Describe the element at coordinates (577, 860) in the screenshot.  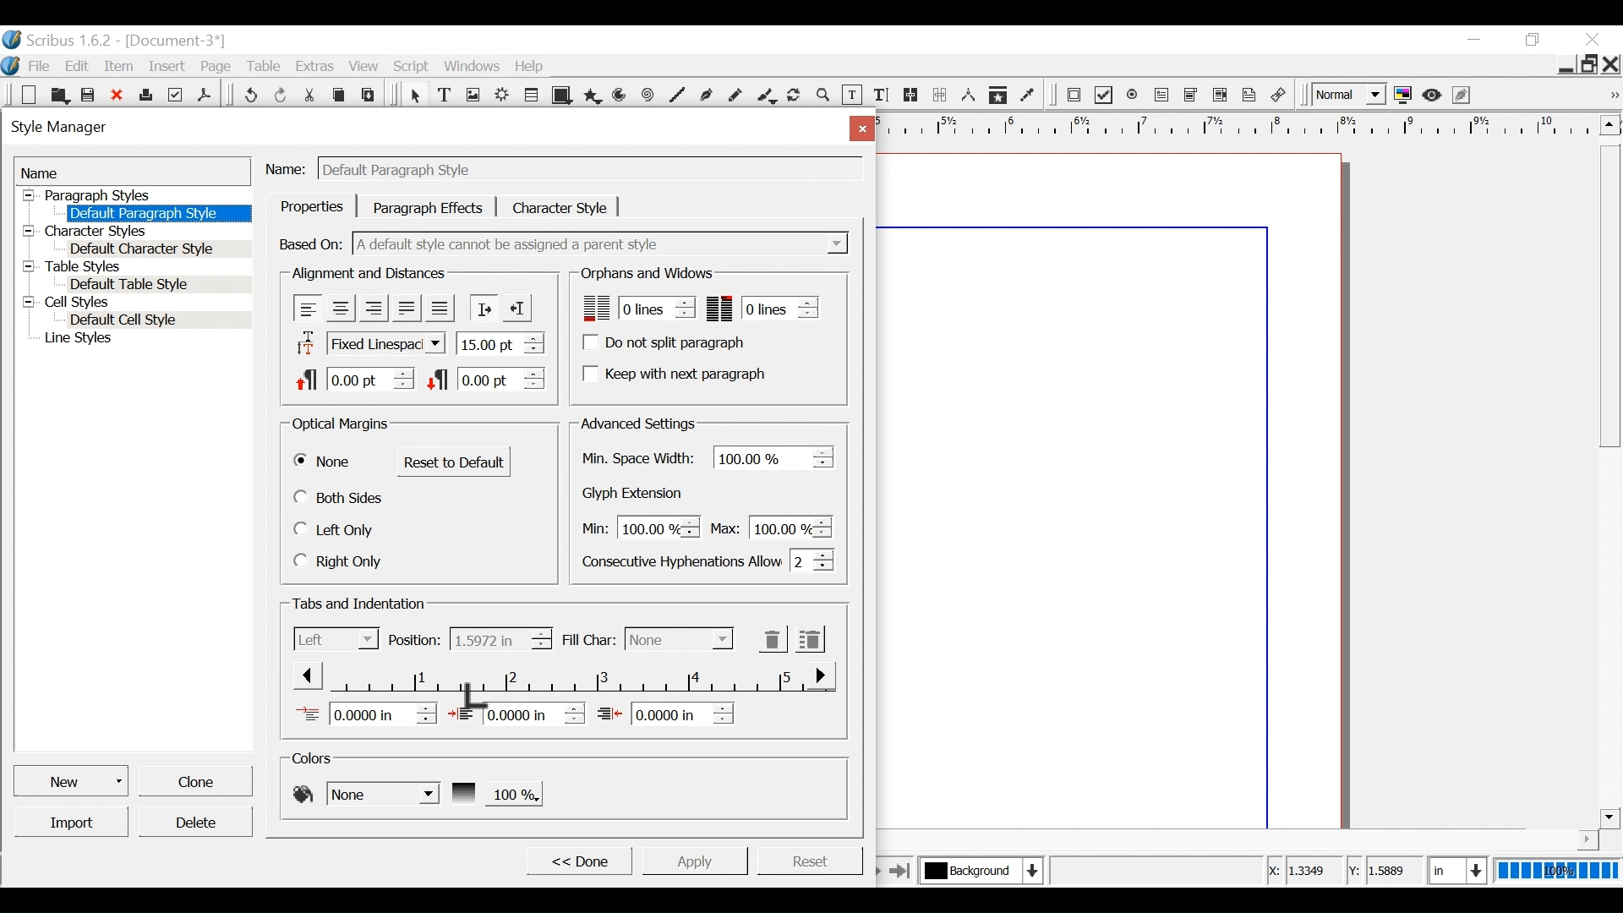
I see `Done` at that location.